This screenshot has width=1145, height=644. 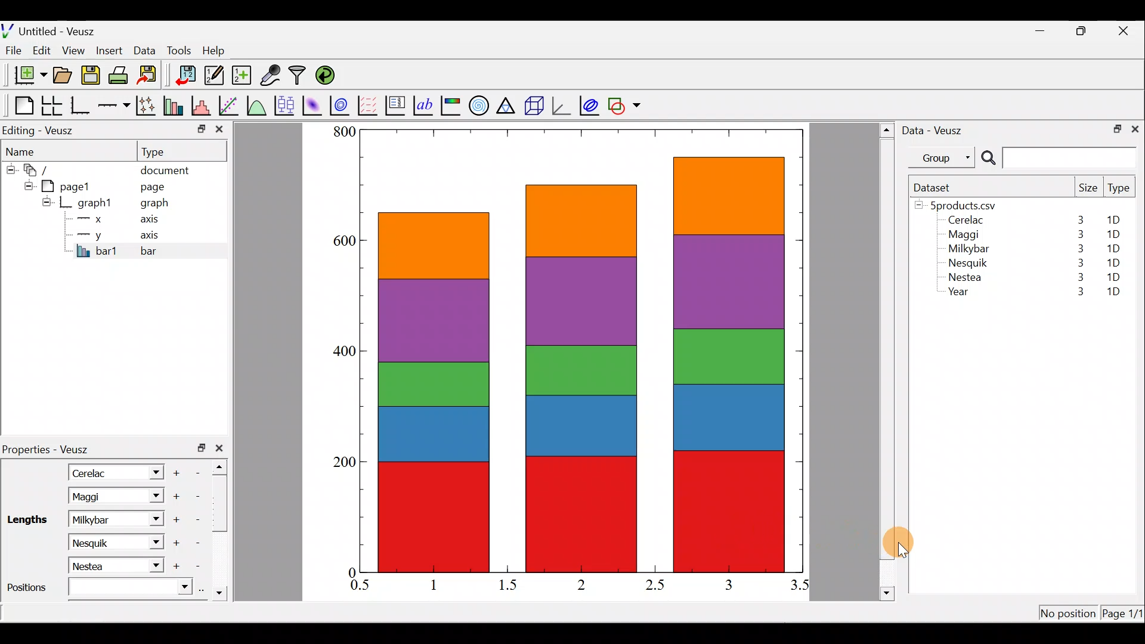 What do you see at coordinates (27, 150) in the screenshot?
I see `Name` at bounding box center [27, 150].